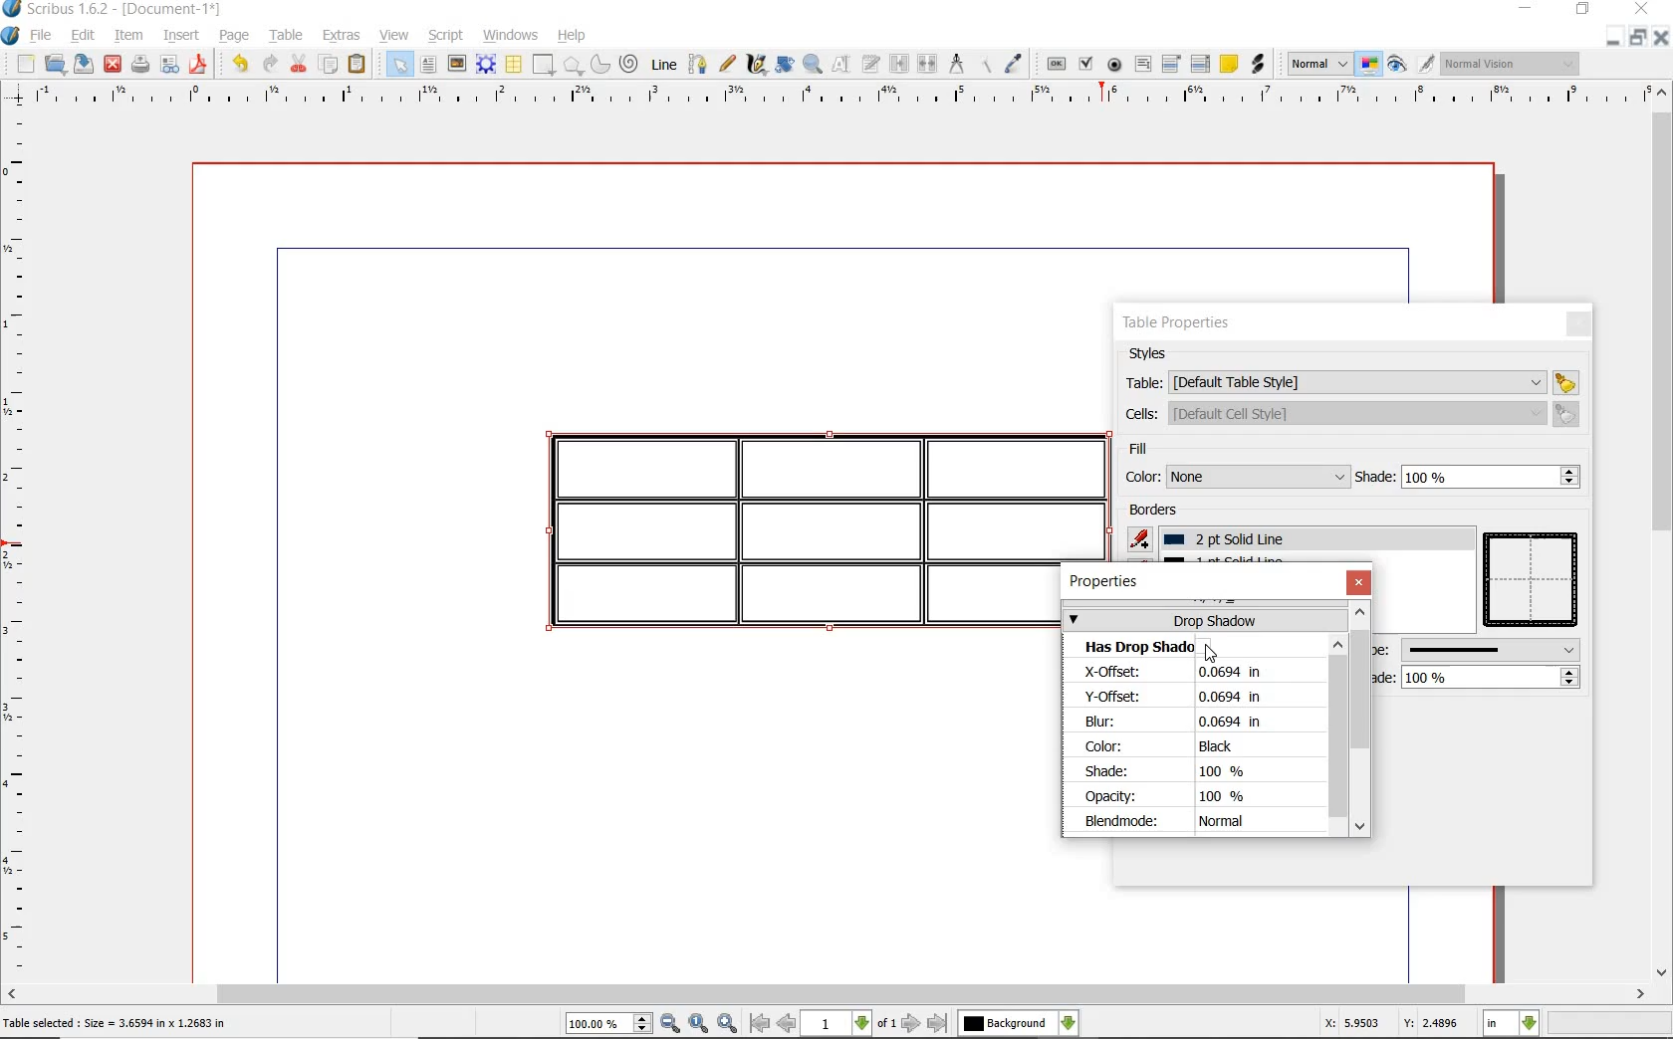  Describe the element at coordinates (428, 65) in the screenshot. I see `text frame` at that location.